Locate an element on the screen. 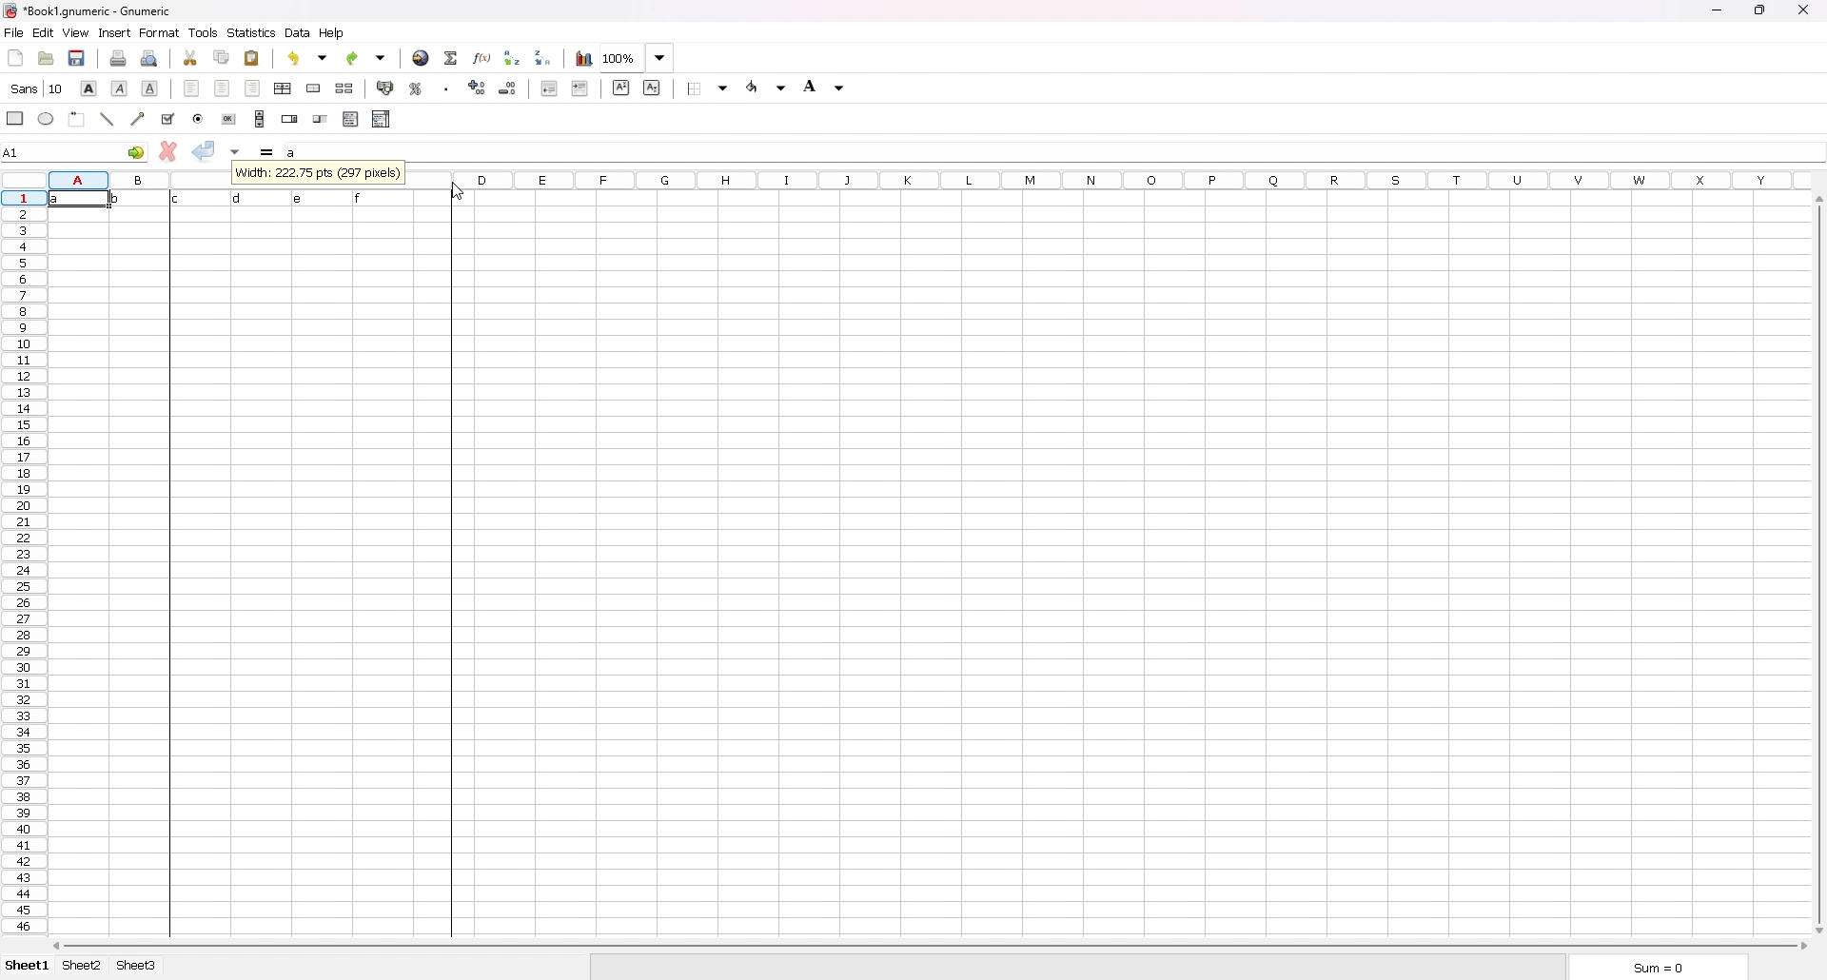 The image size is (1827, 980). left align is located at coordinates (192, 88).